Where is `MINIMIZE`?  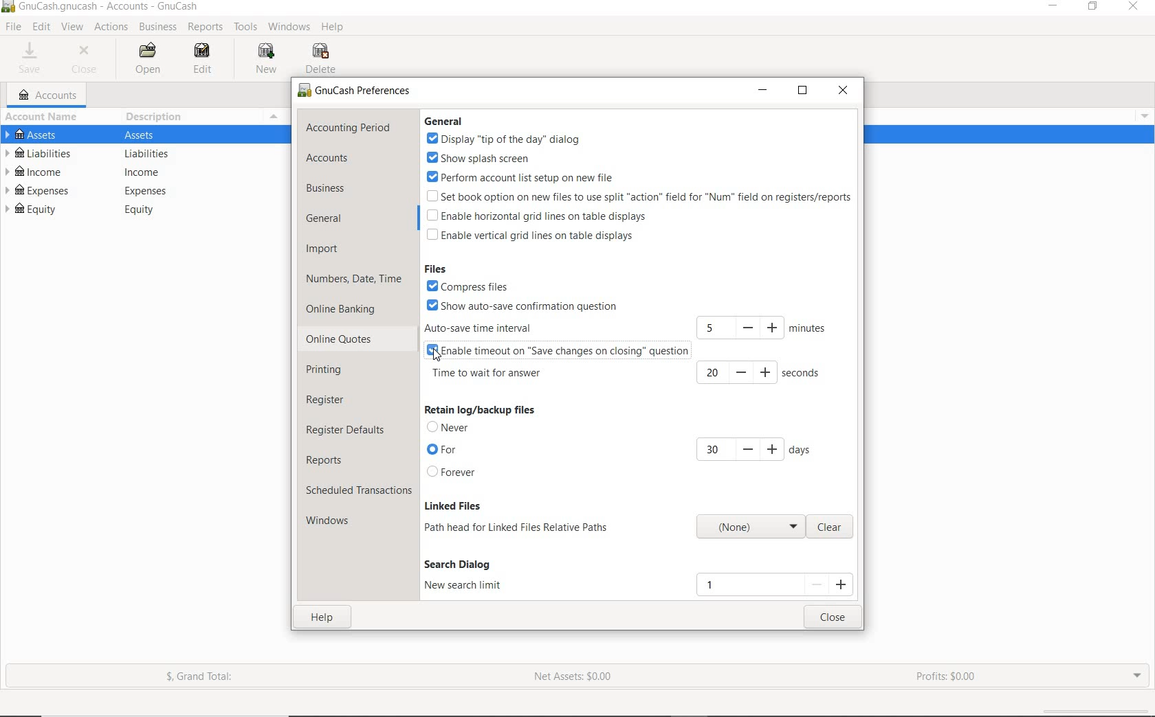
MINIMIZE is located at coordinates (763, 92).